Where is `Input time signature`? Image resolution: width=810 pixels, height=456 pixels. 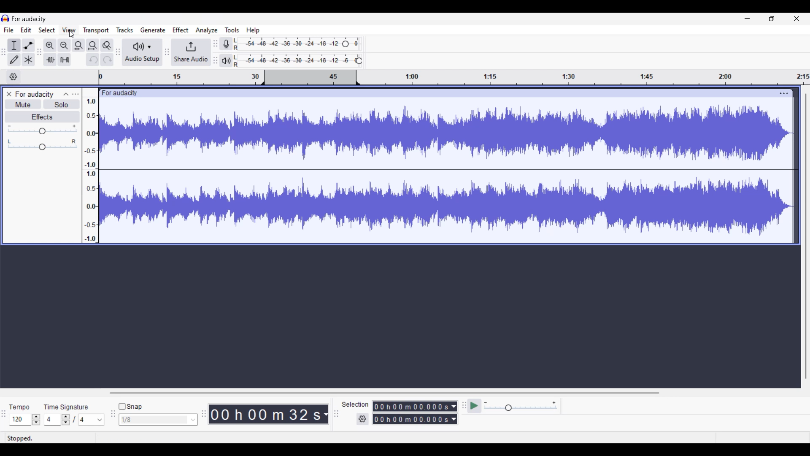 Input time signature is located at coordinates (52, 419).